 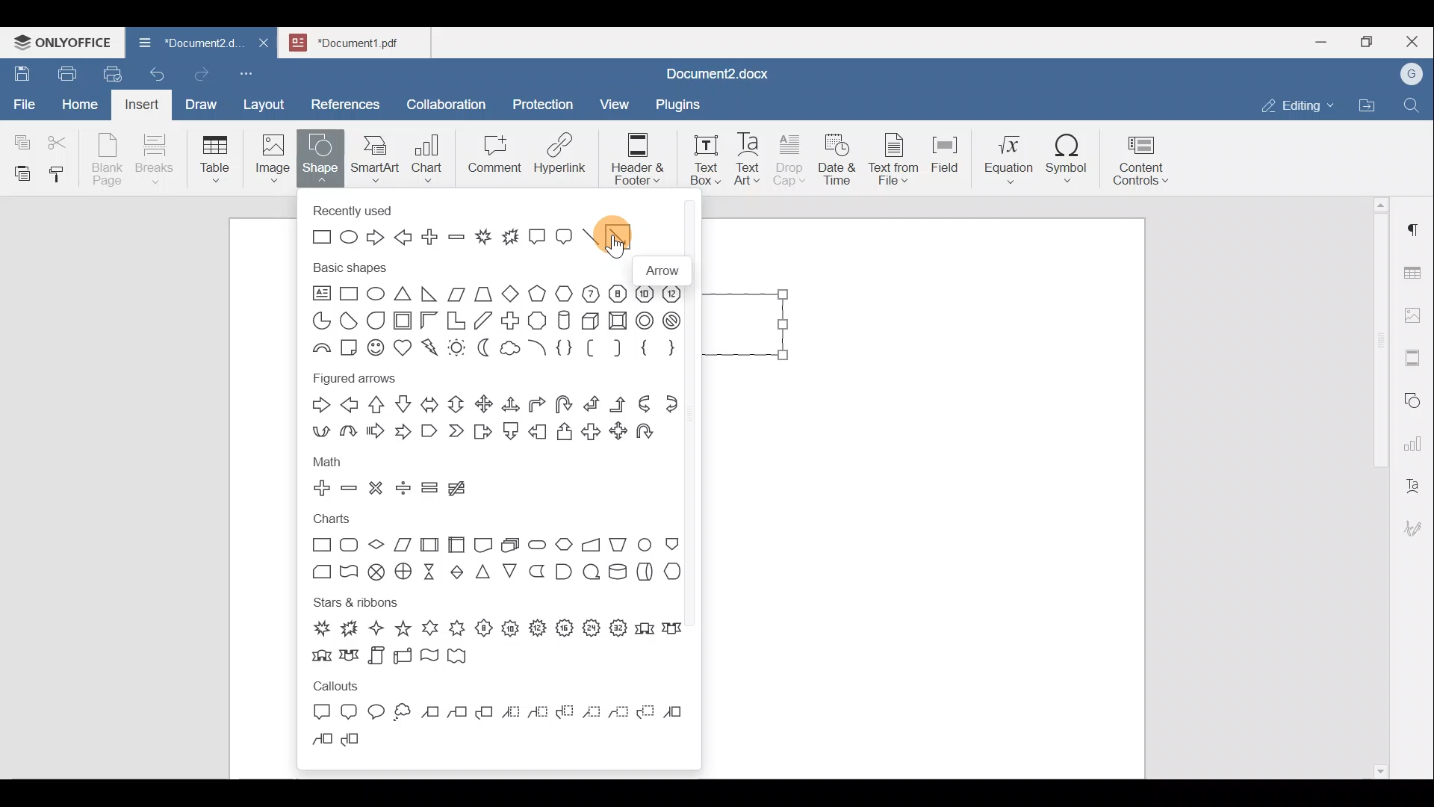 I want to click on Home, so click(x=81, y=103).